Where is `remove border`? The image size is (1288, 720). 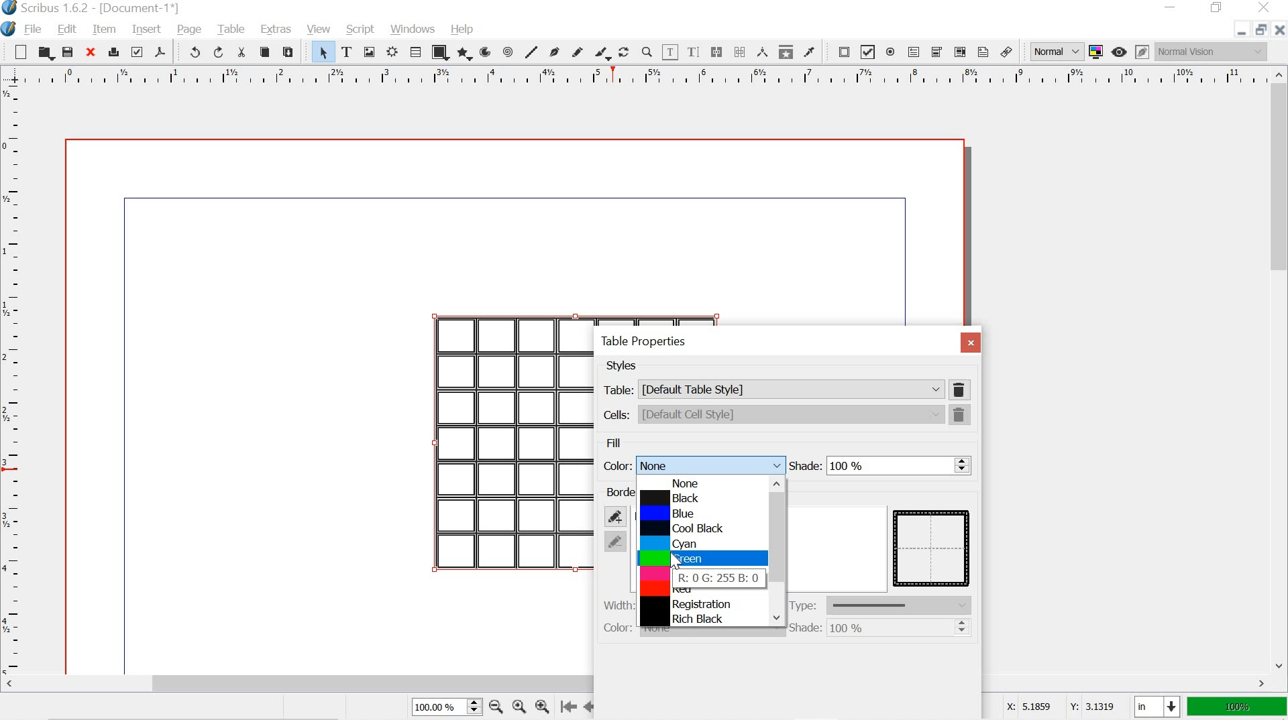 remove border is located at coordinates (616, 541).